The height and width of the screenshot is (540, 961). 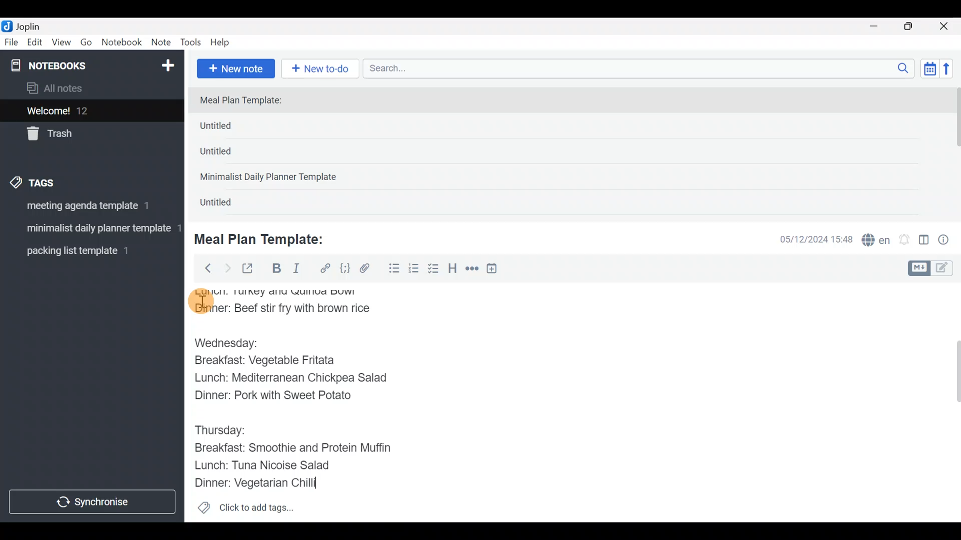 I want to click on Dinner: Pork with Sweet Potato, so click(x=282, y=397).